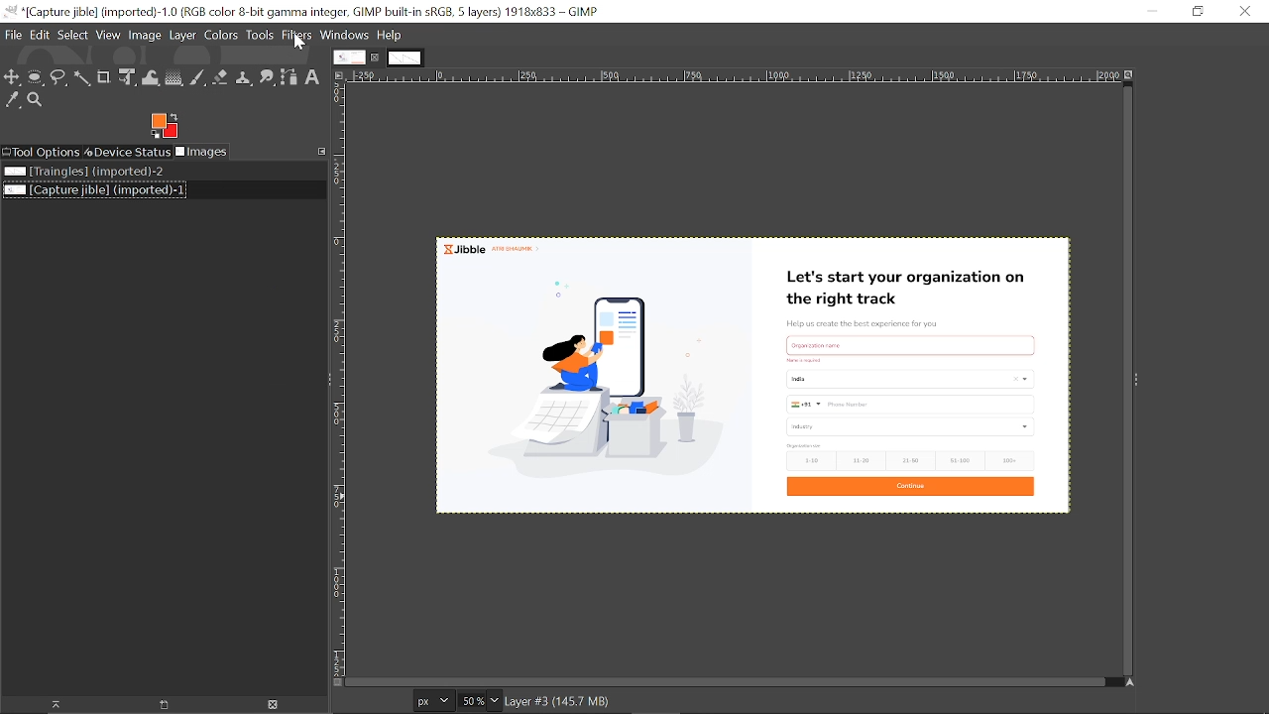 The height and width of the screenshot is (714, 1269). I want to click on Configure this tab, so click(318, 151).